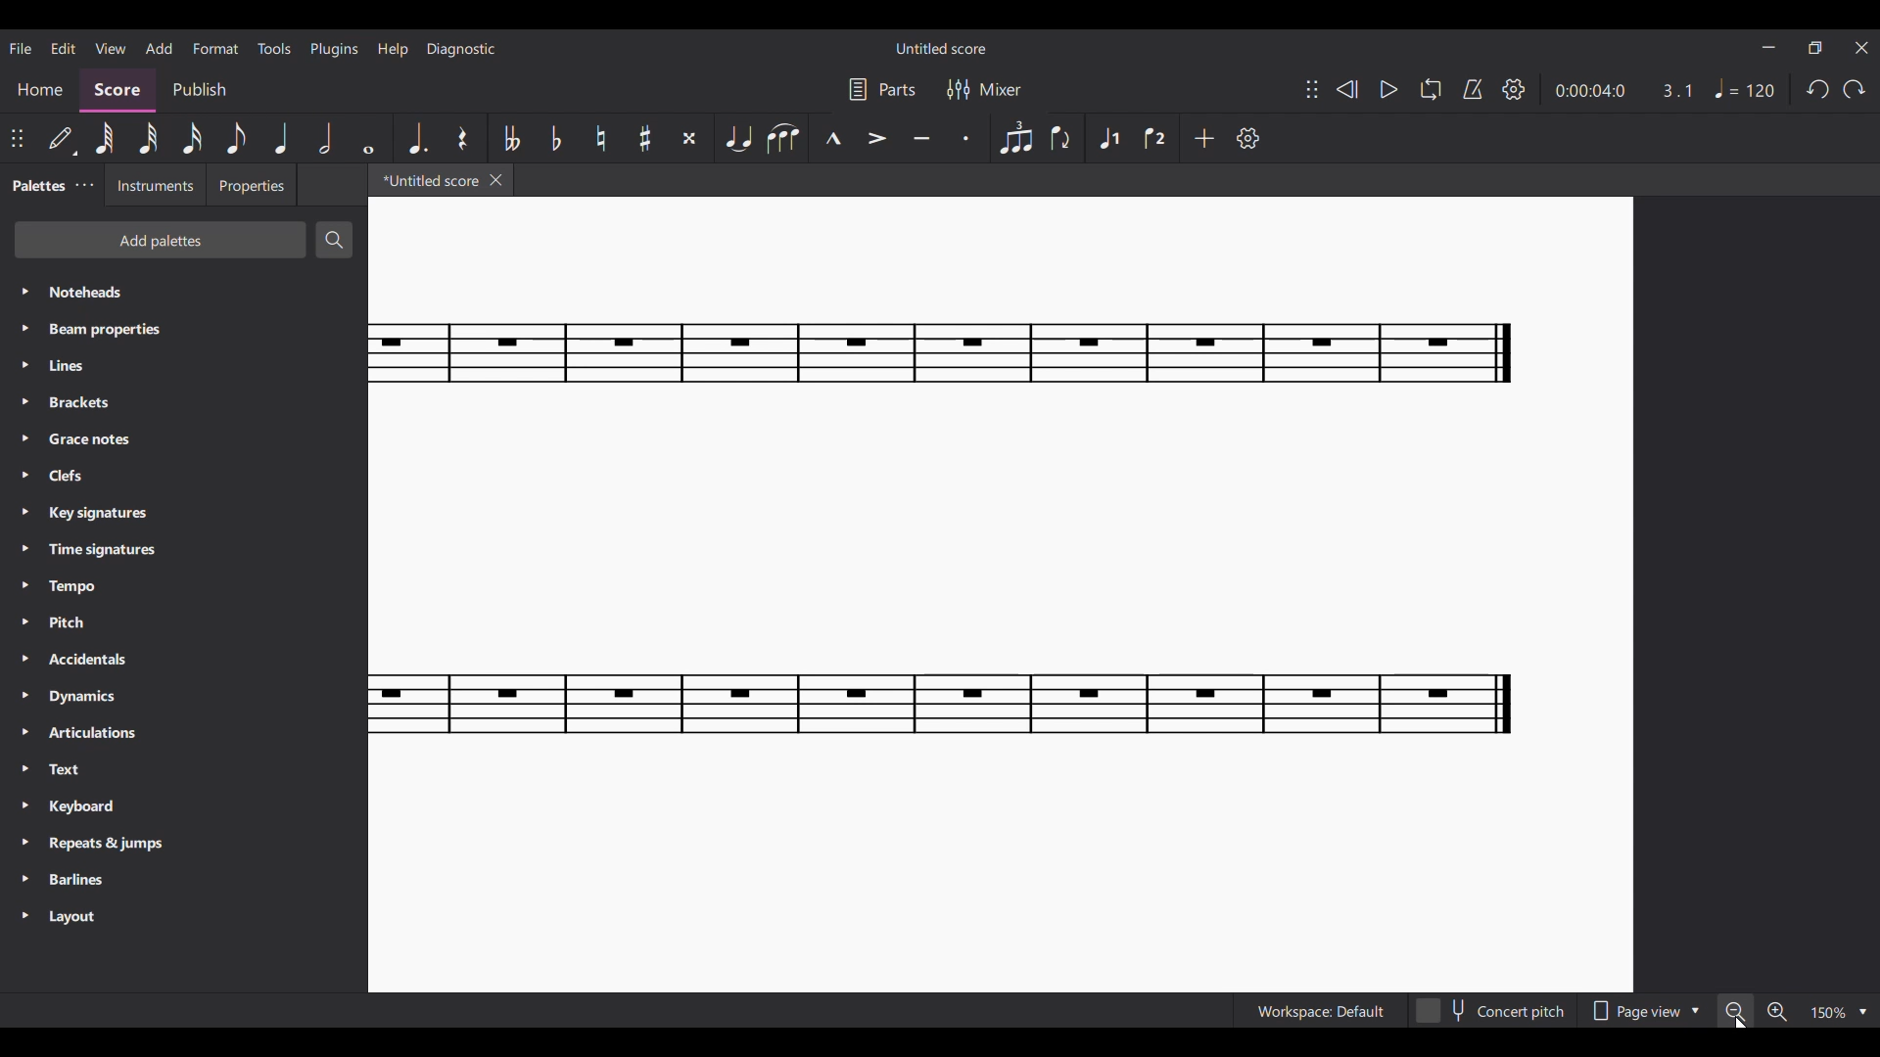 Image resolution: width=1880 pixels, height=1057 pixels. Describe the element at coordinates (84, 185) in the screenshot. I see `Palette settings` at that location.